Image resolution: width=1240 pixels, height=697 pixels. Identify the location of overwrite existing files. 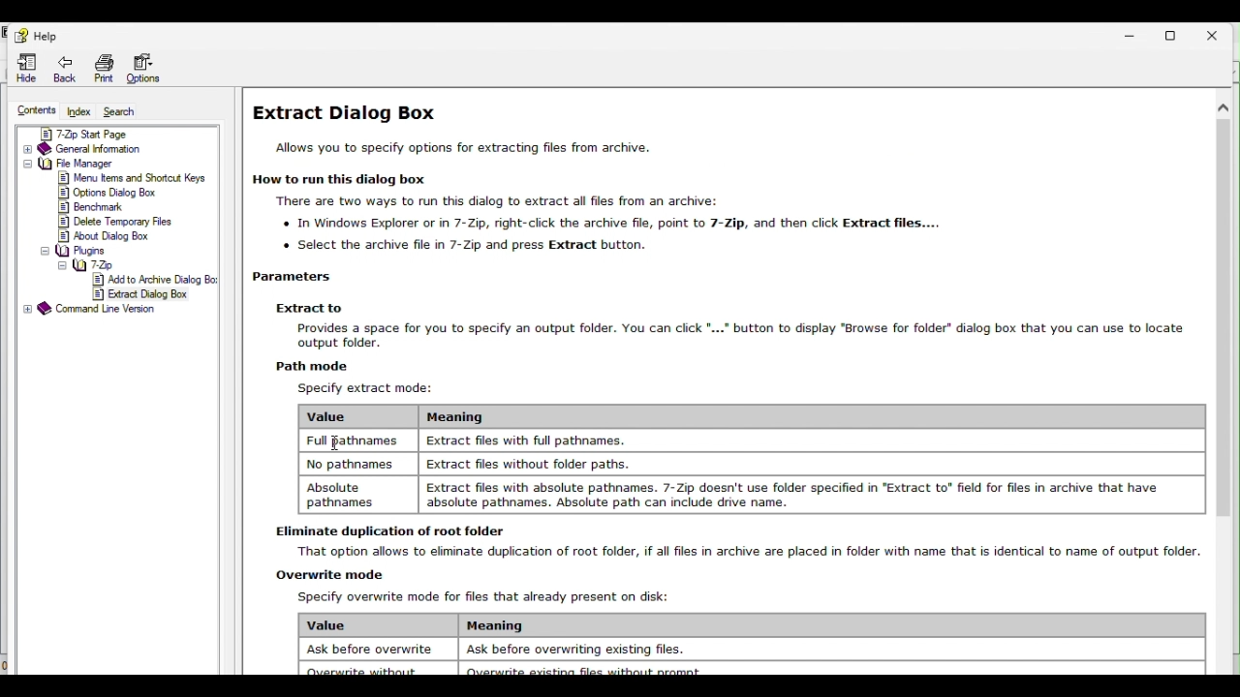
(579, 669).